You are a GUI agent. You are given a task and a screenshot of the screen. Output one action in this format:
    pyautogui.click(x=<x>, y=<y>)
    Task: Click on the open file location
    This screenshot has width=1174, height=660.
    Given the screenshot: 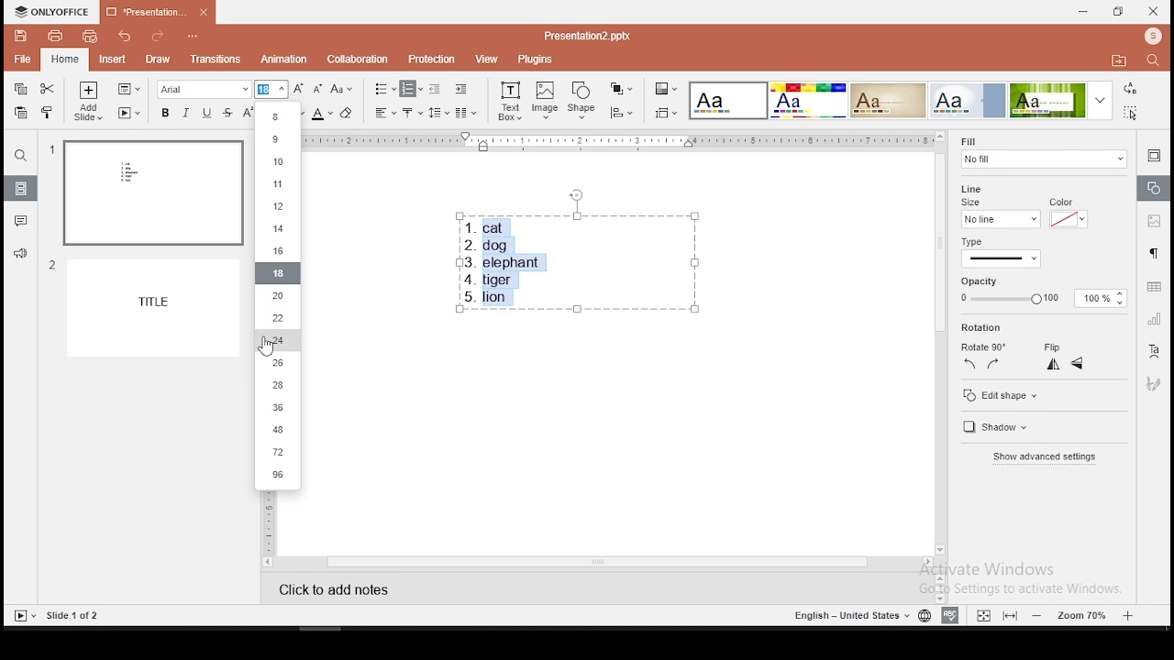 What is the action you would take?
    pyautogui.click(x=1116, y=60)
    